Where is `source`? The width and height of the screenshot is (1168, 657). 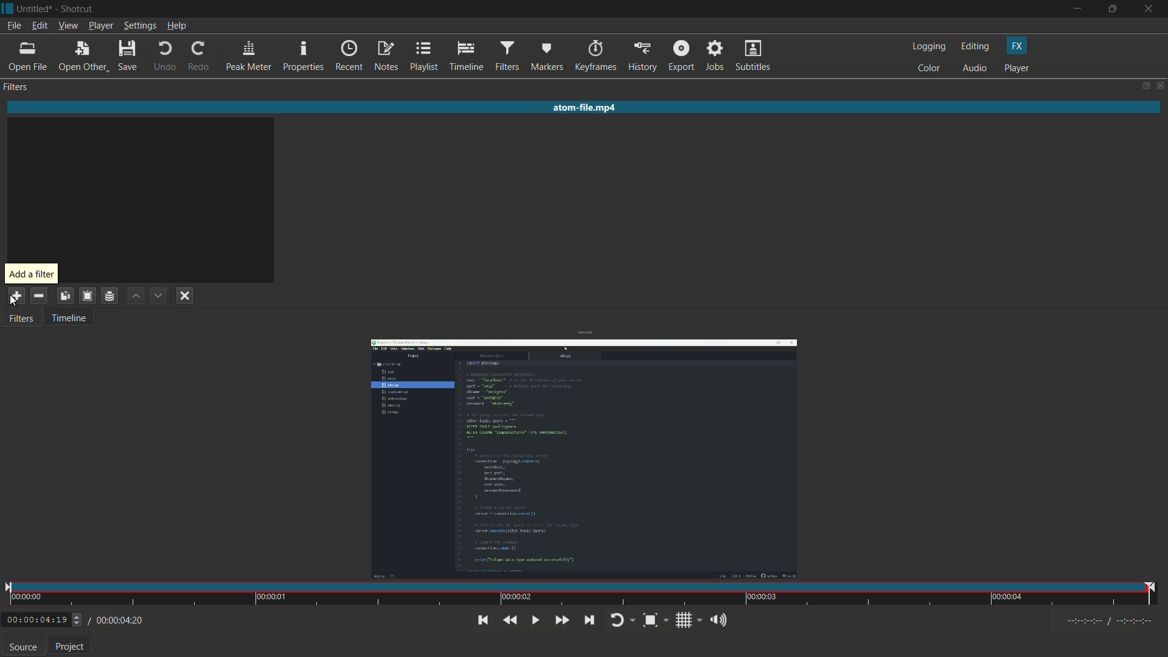 source is located at coordinates (23, 647).